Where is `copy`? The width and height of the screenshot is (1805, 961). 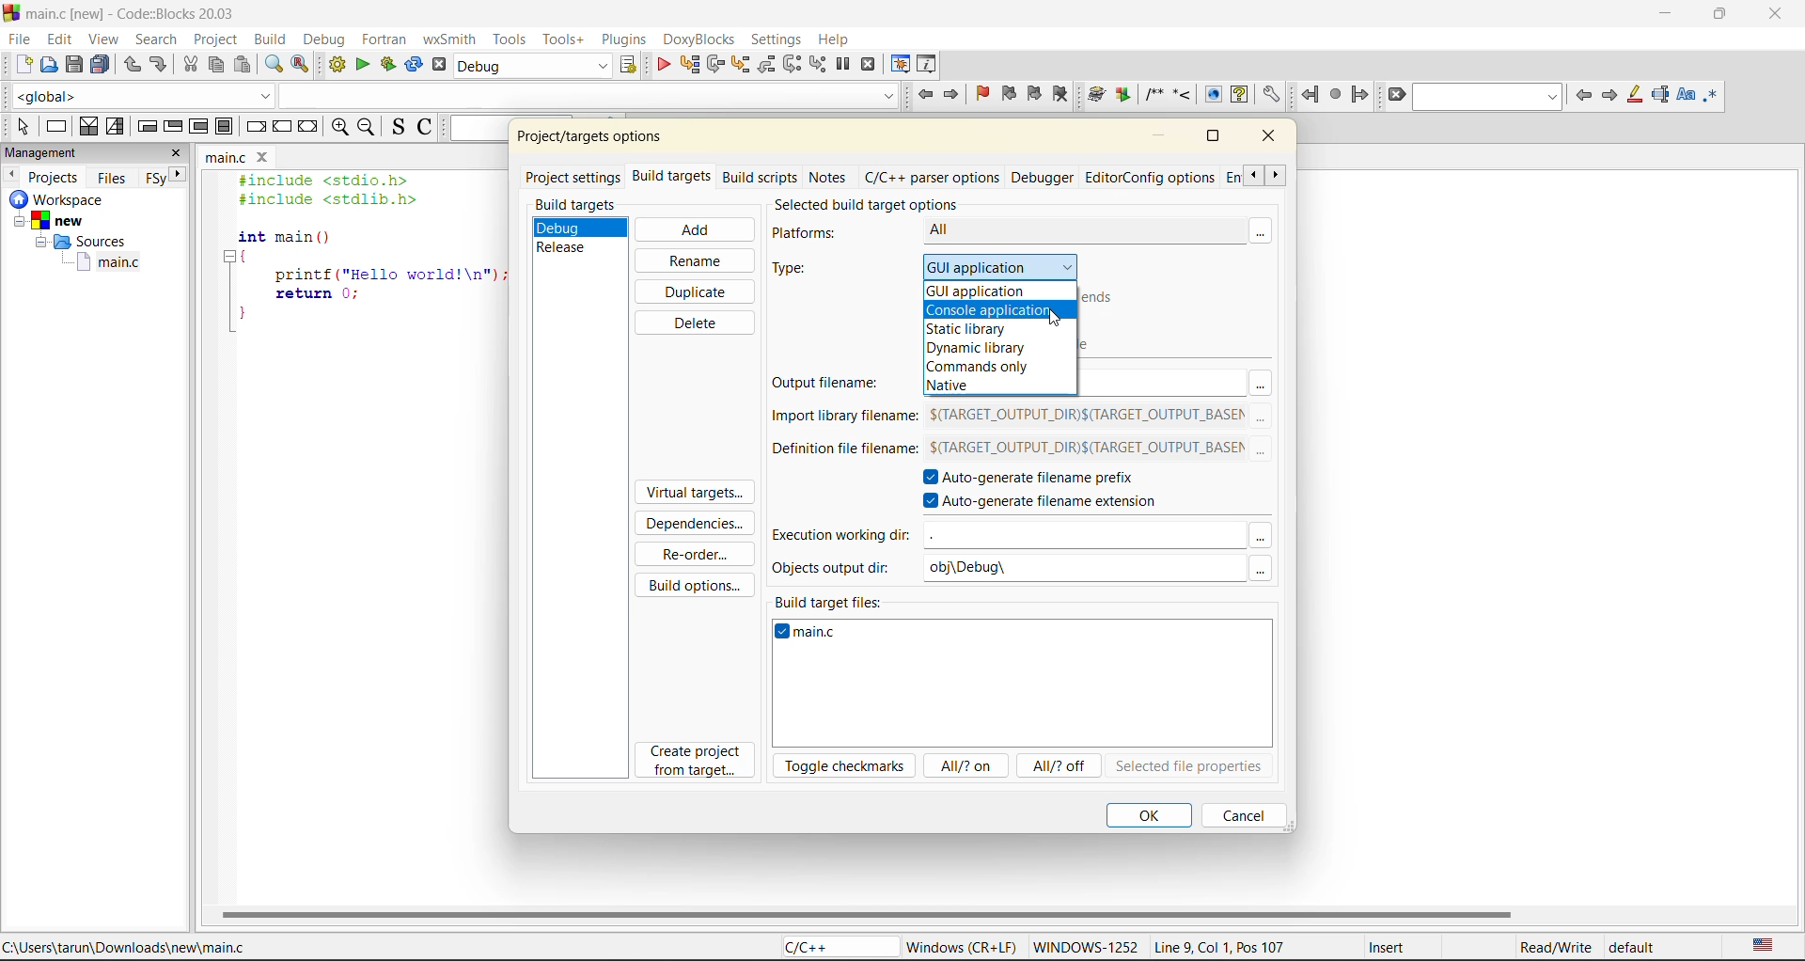 copy is located at coordinates (217, 64).